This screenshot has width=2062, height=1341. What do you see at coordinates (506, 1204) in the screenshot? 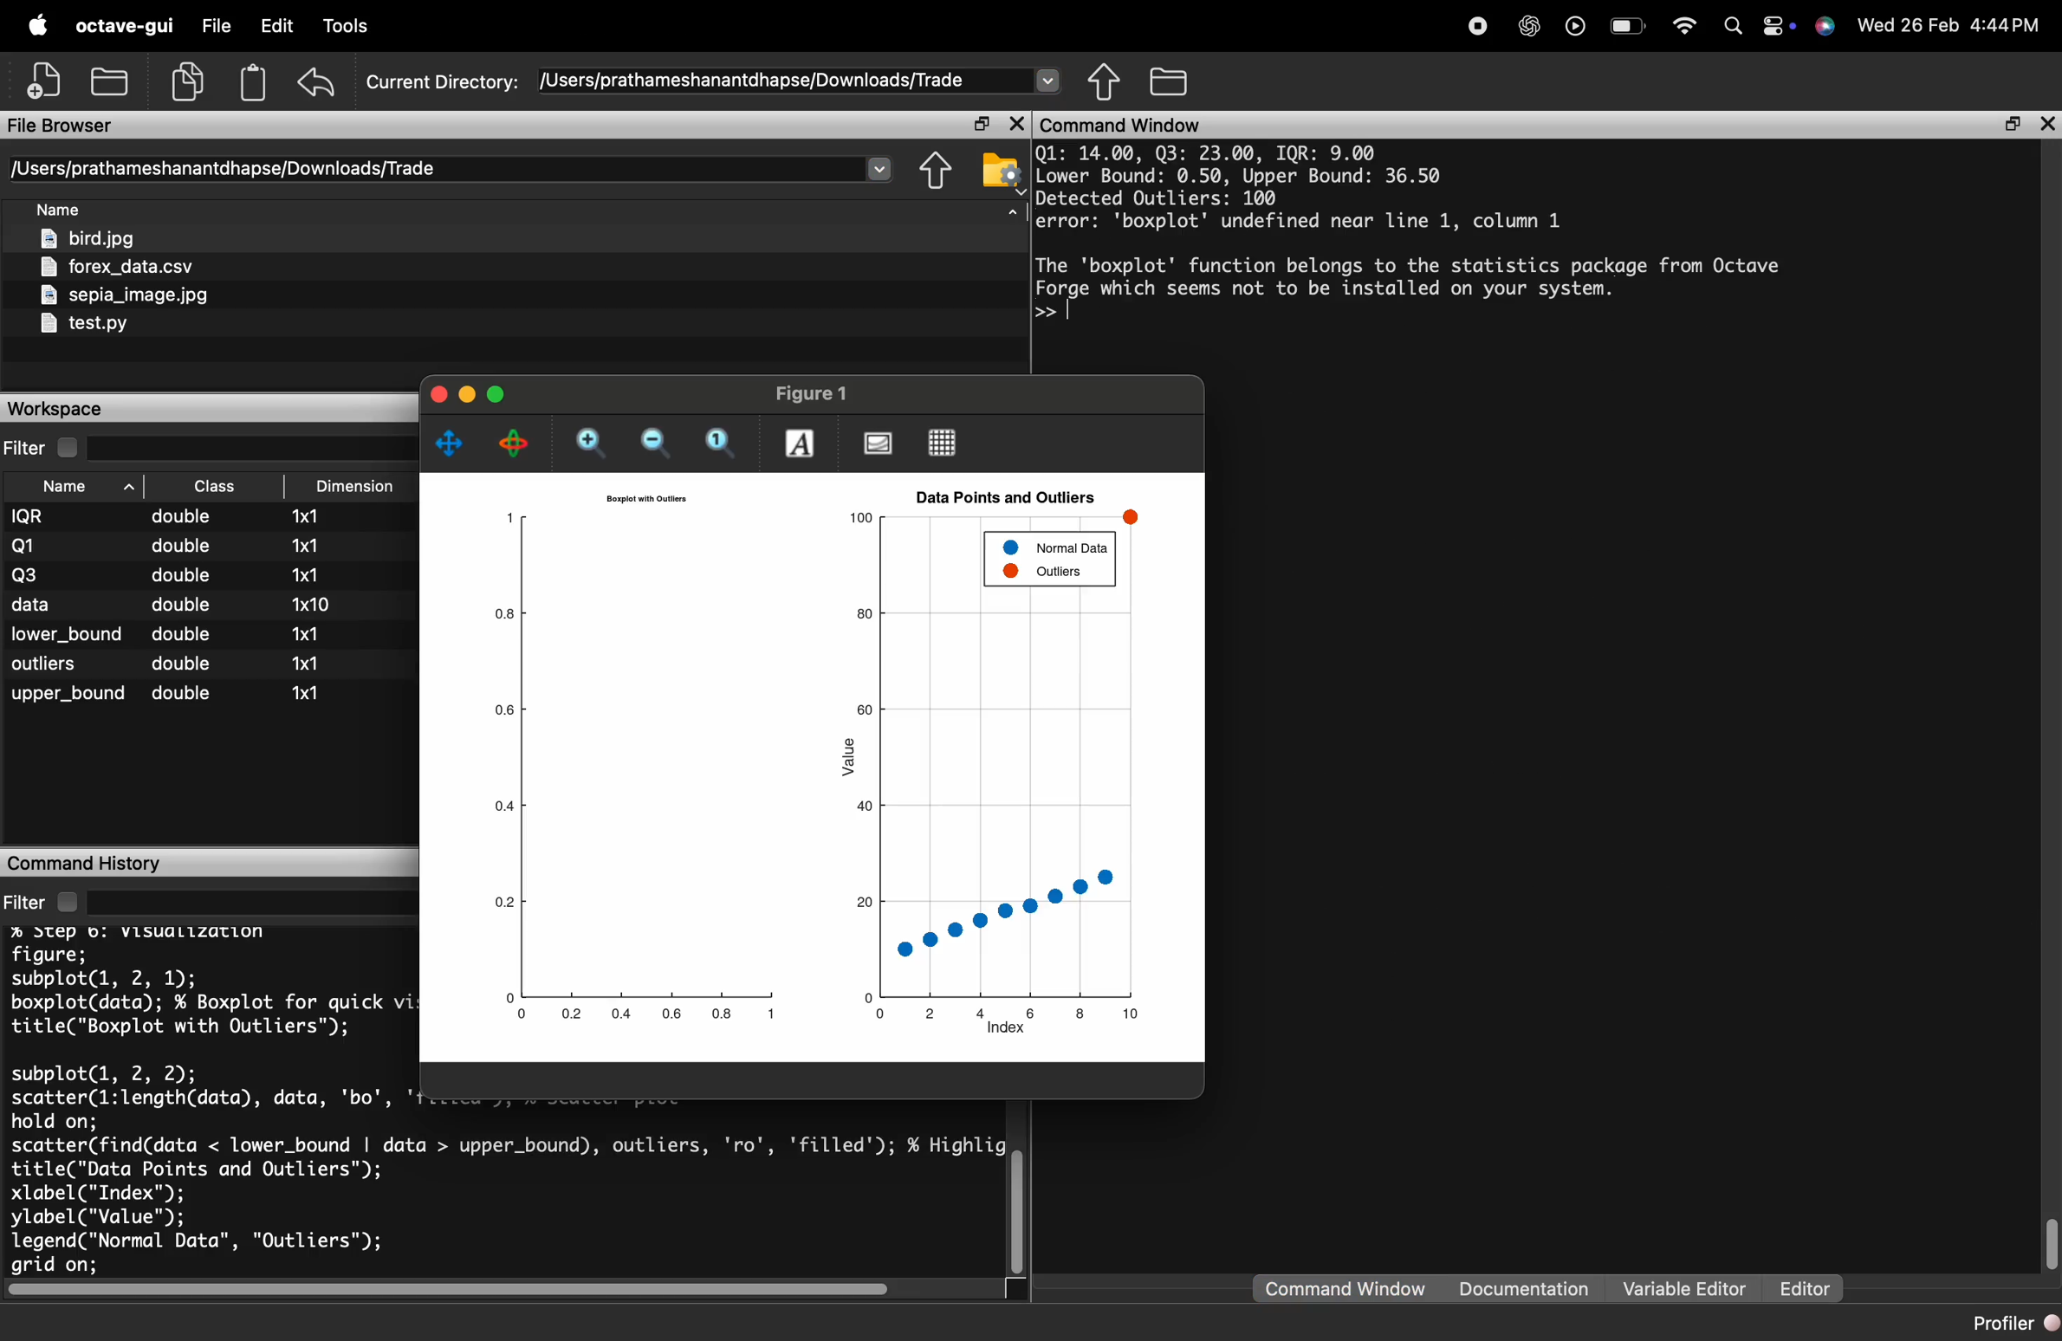
I see `scatter(find(data < lower_bound | data > upper_bound), outliers, 'ro', 'filled'); % Highlight title("Data Points and Outliers");xlabel("Index");ylabel("Value");legend("Normal Data", "Outliers");grid on;` at bounding box center [506, 1204].